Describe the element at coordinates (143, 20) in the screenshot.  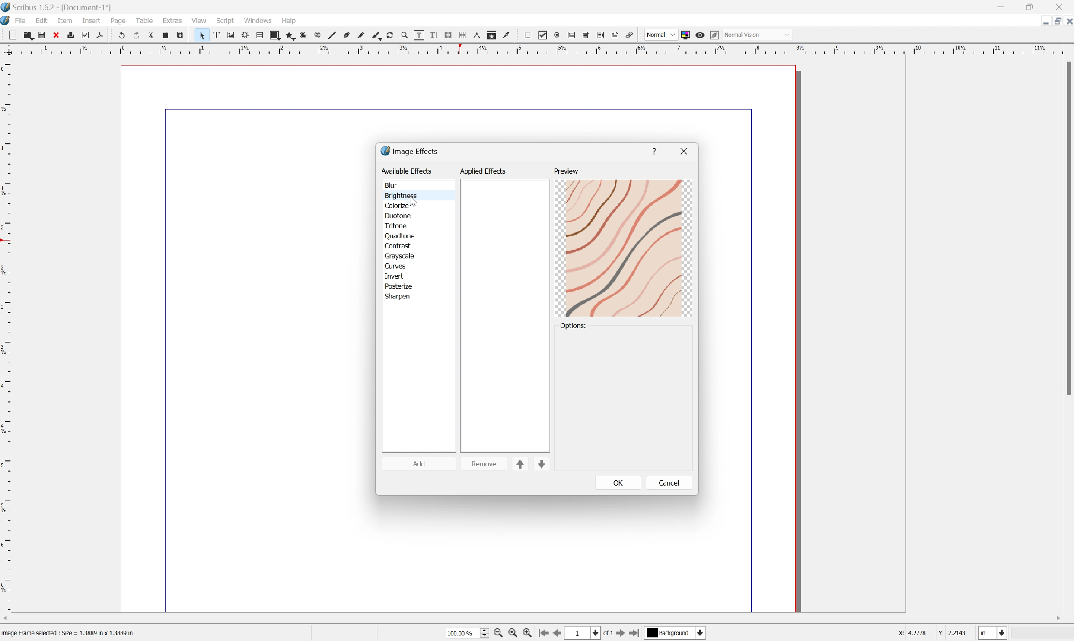
I see `Table` at that location.